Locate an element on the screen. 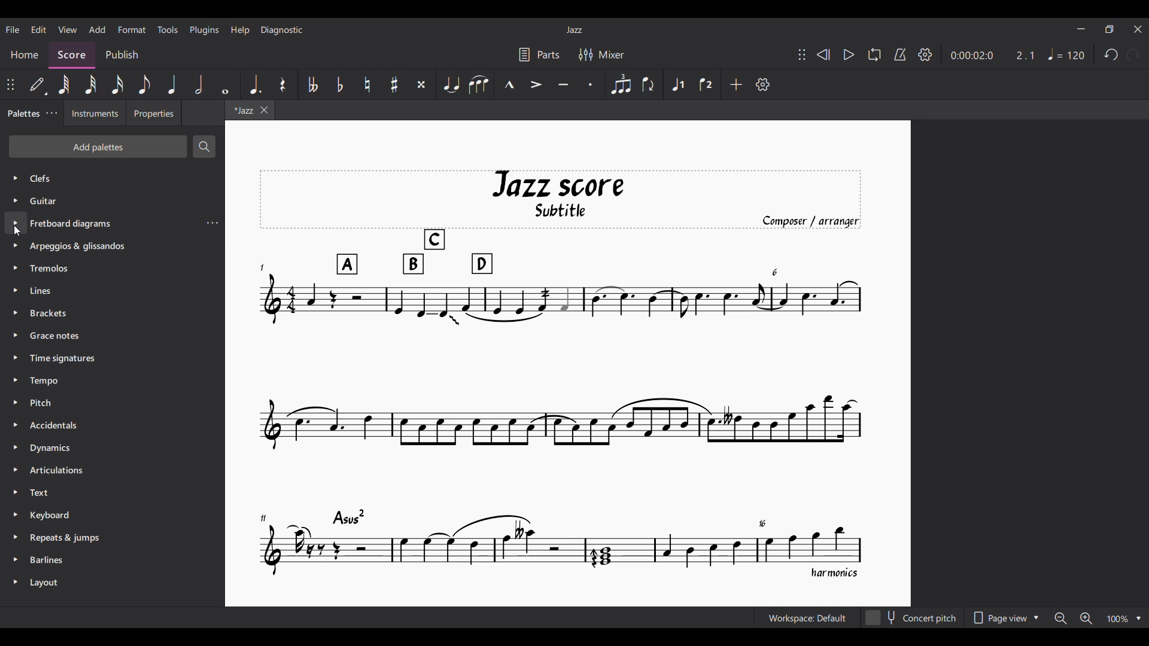 The width and height of the screenshot is (1149, 646). Expand is located at coordinates (15, 379).